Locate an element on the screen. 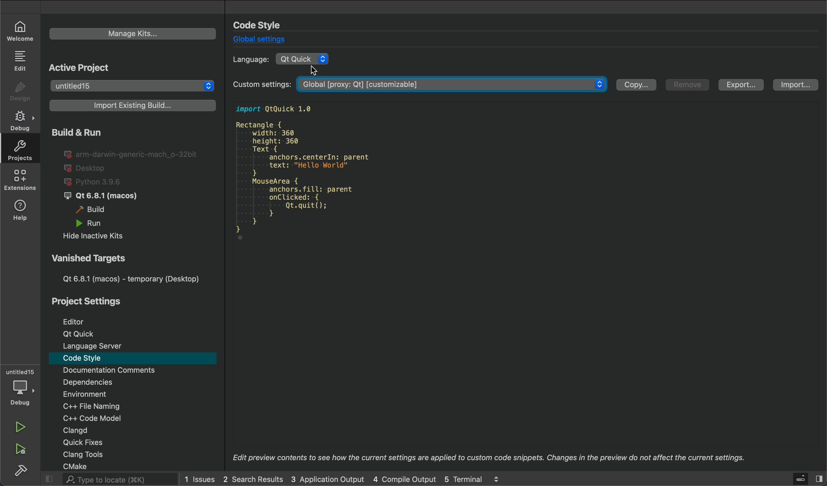  active is located at coordinates (82, 67).